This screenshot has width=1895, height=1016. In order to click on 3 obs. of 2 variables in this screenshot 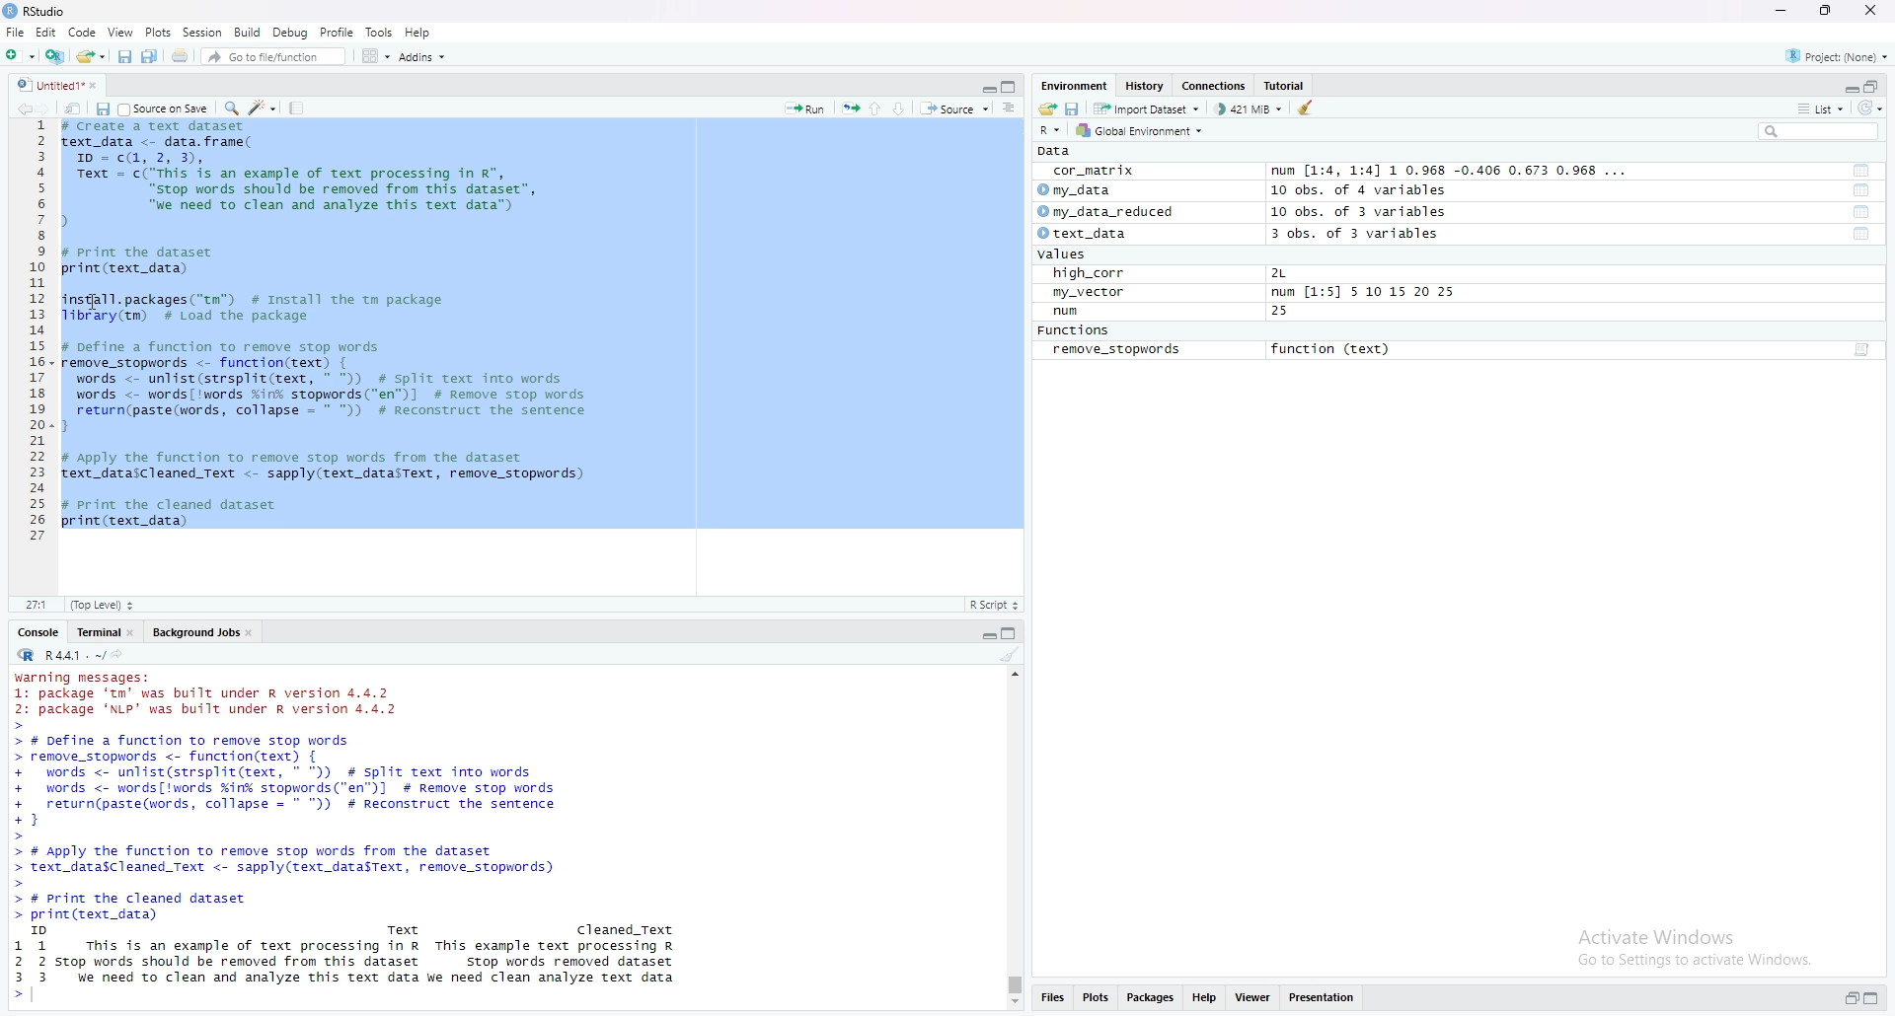, I will do `click(1357, 233)`.